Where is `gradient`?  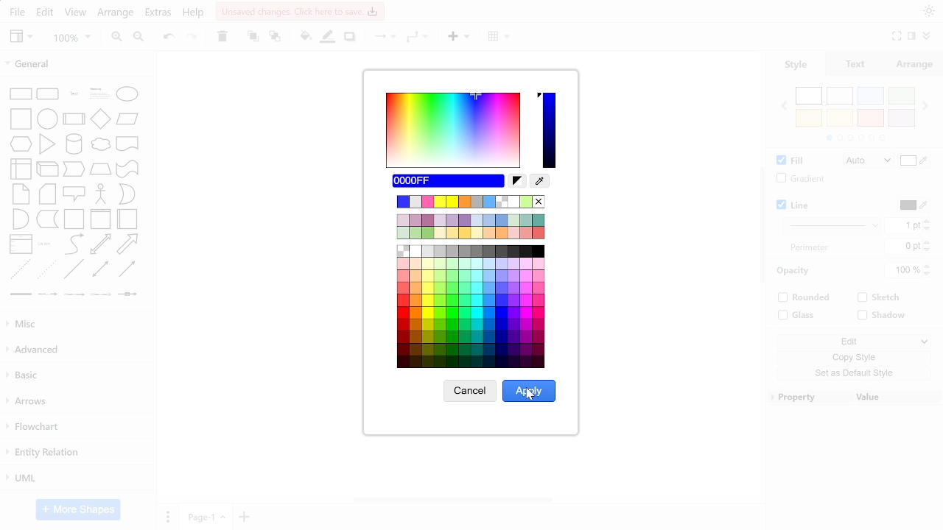
gradient is located at coordinates (798, 179).